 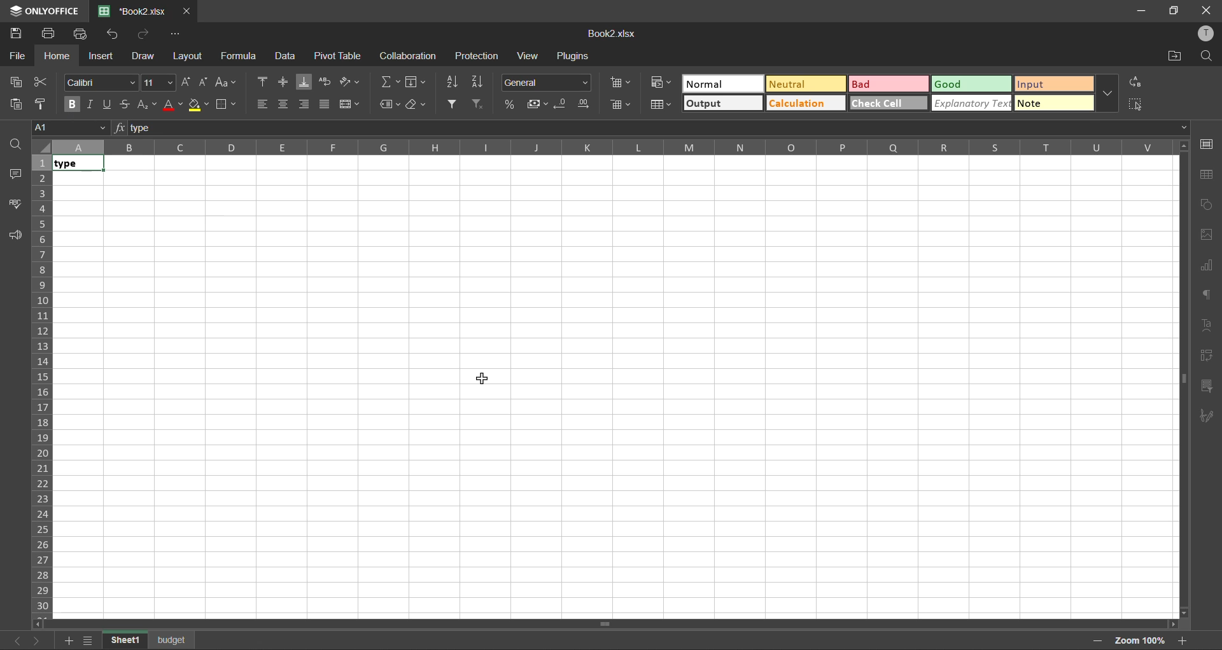 I want to click on align left, so click(x=262, y=104).